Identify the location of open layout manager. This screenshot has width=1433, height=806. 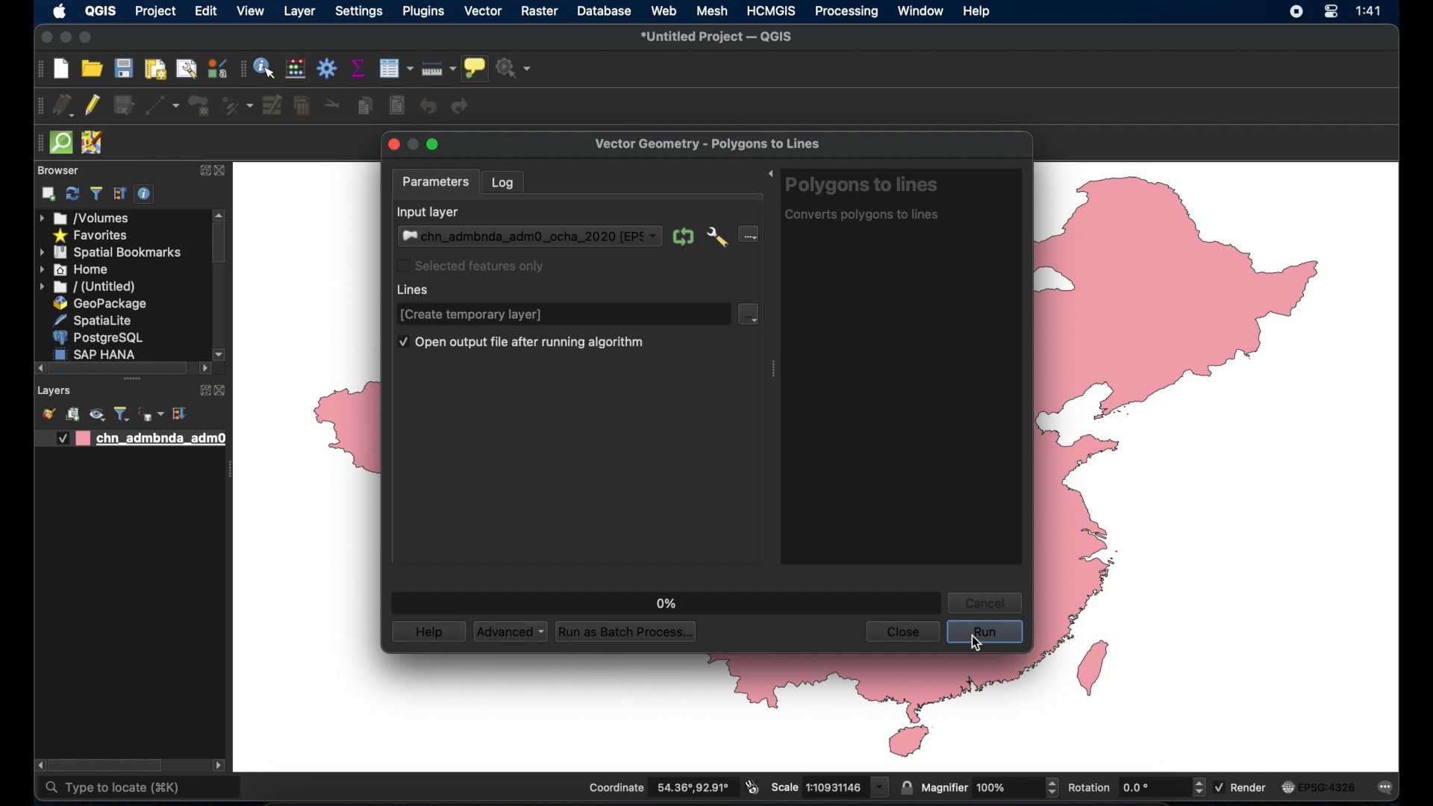
(187, 69).